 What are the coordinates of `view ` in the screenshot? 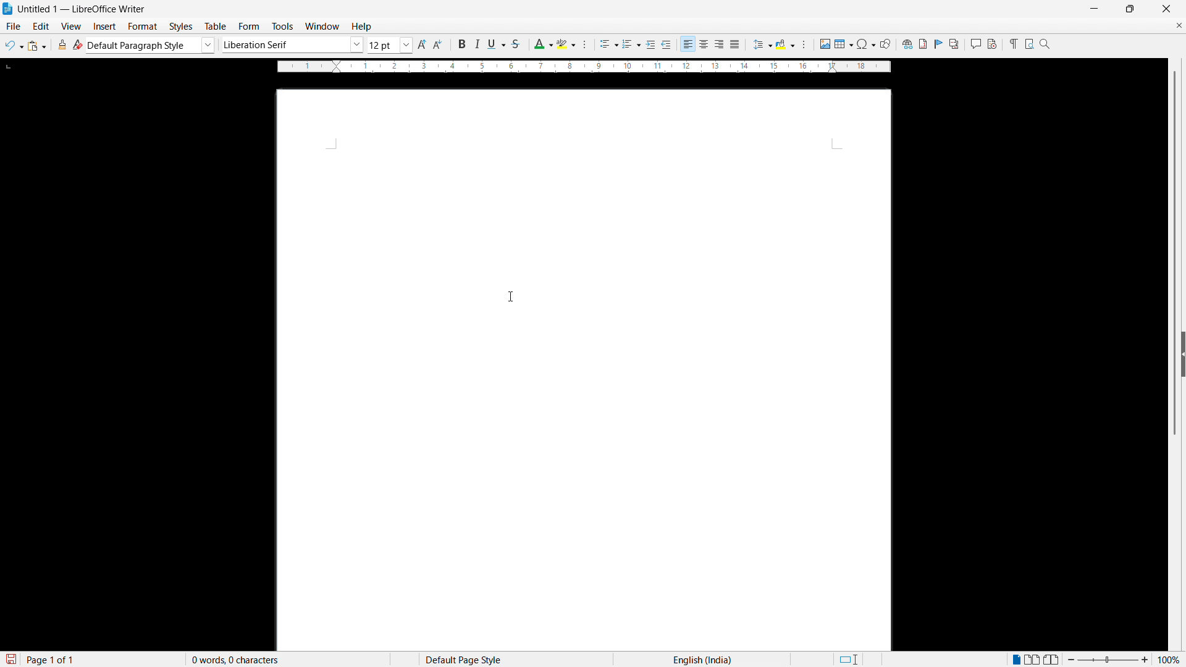 It's located at (72, 27).